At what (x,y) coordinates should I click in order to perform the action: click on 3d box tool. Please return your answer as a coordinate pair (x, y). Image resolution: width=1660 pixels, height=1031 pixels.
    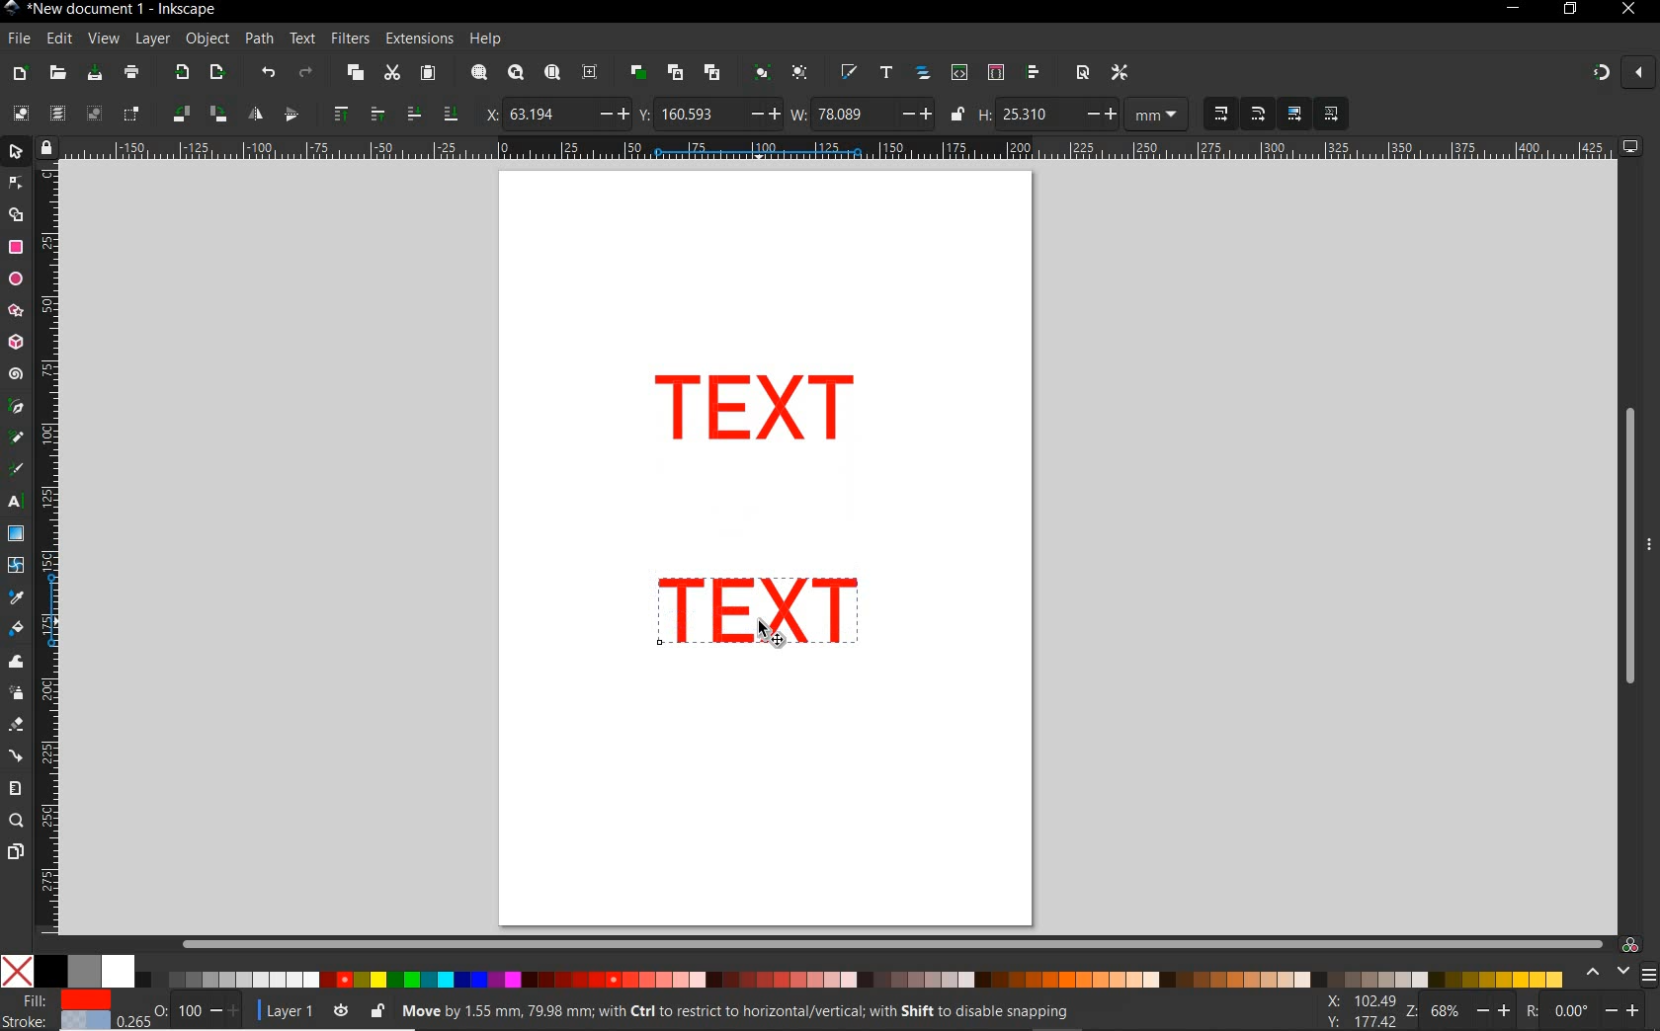
    Looking at the image, I should click on (18, 341).